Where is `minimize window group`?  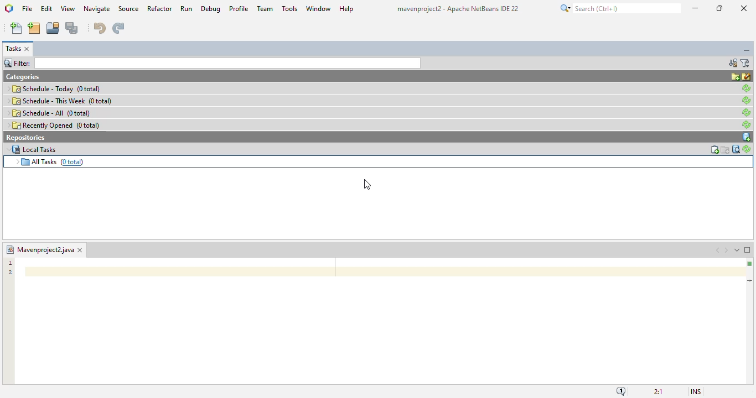 minimize window group is located at coordinates (747, 51).